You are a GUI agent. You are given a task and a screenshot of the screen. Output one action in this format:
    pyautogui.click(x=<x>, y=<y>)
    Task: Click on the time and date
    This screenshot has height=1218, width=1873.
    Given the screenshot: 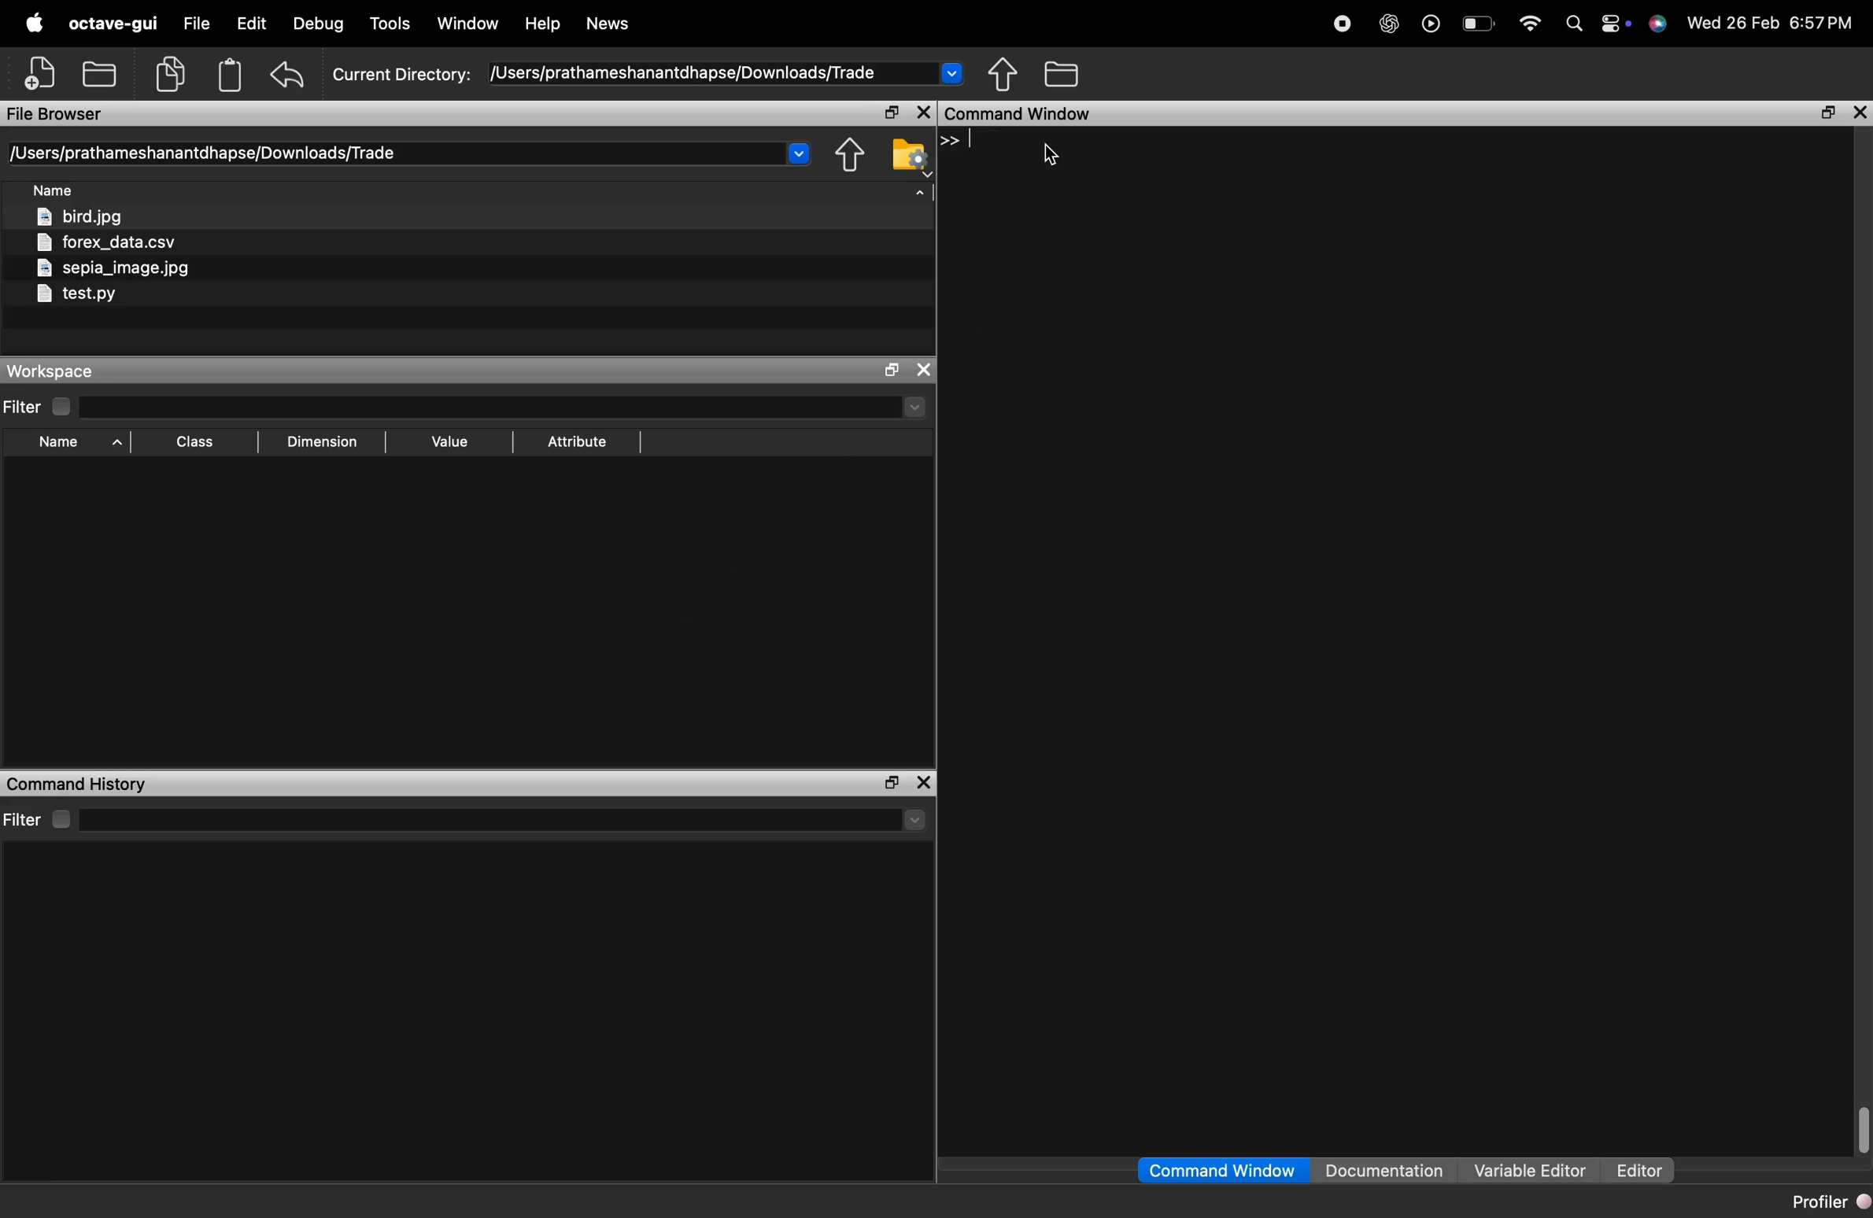 What is the action you would take?
    pyautogui.click(x=1775, y=24)
    